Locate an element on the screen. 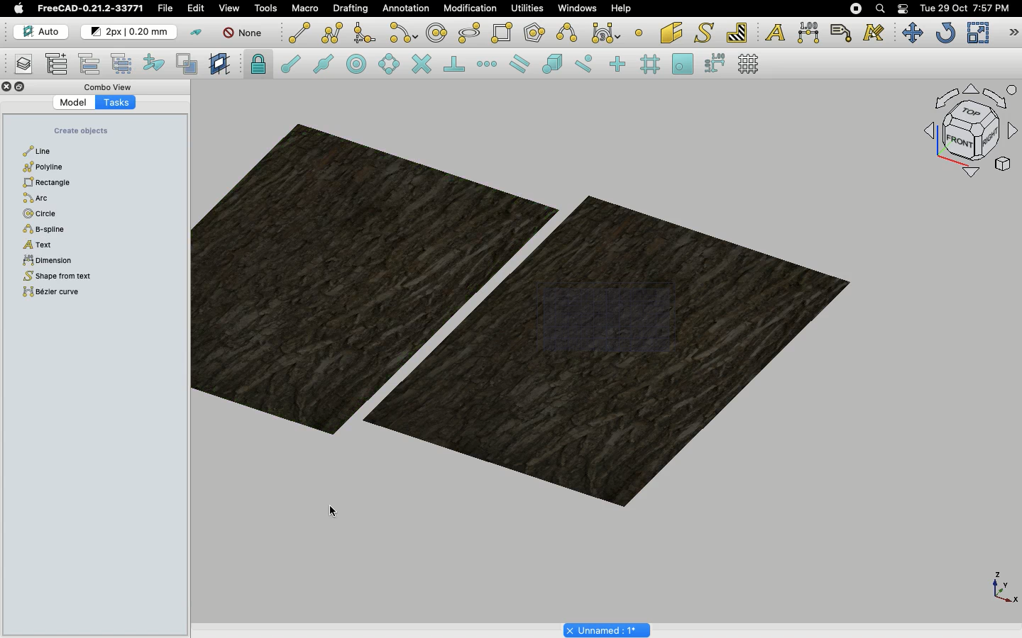 This screenshot has height=638, width=1022. FreeCAD is located at coordinates (92, 9).